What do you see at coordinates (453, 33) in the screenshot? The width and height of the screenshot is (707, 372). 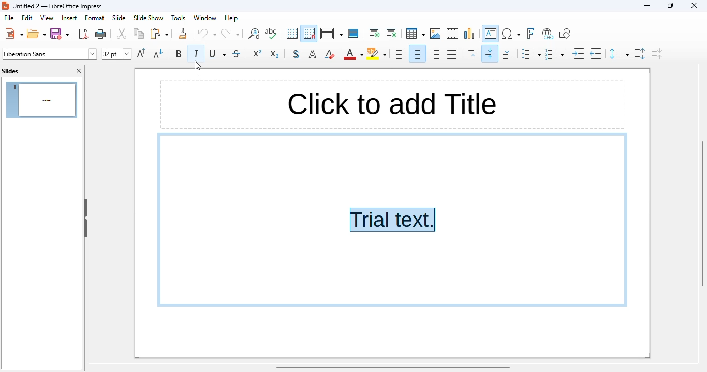 I see `insert audio or video` at bounding box center [453, 33].